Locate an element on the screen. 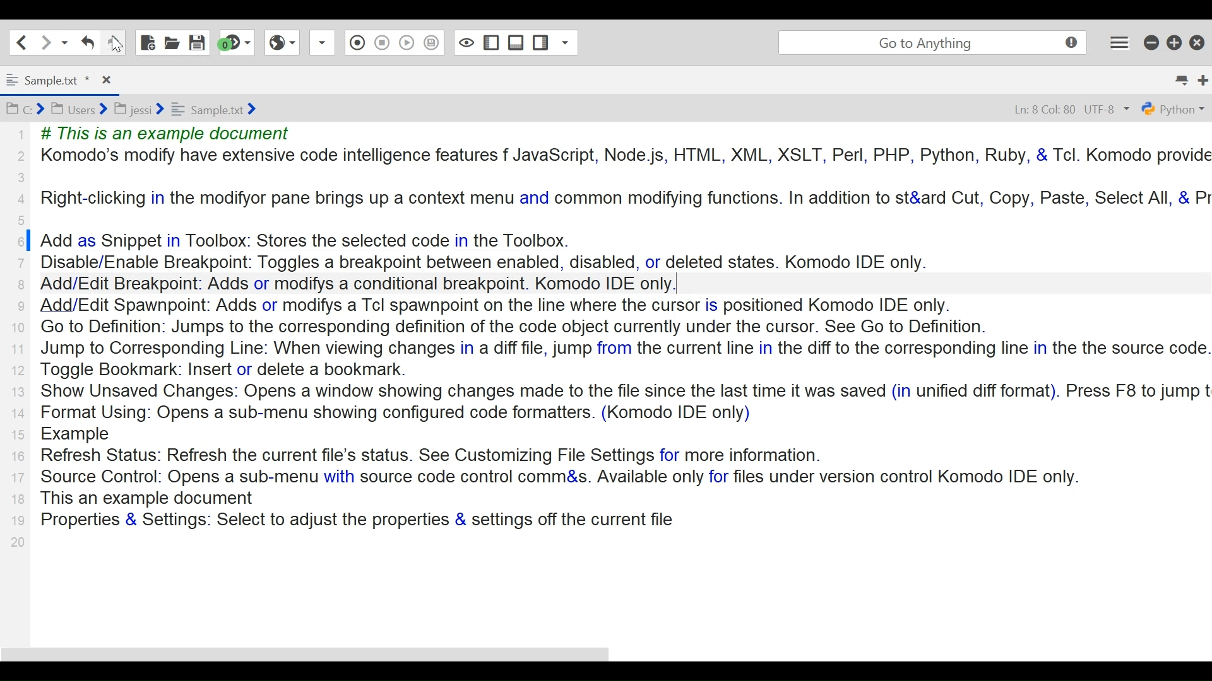 This screenshot has width=1212, height=681. Horizontal Scroll bar is located at coordinates (303, 657).